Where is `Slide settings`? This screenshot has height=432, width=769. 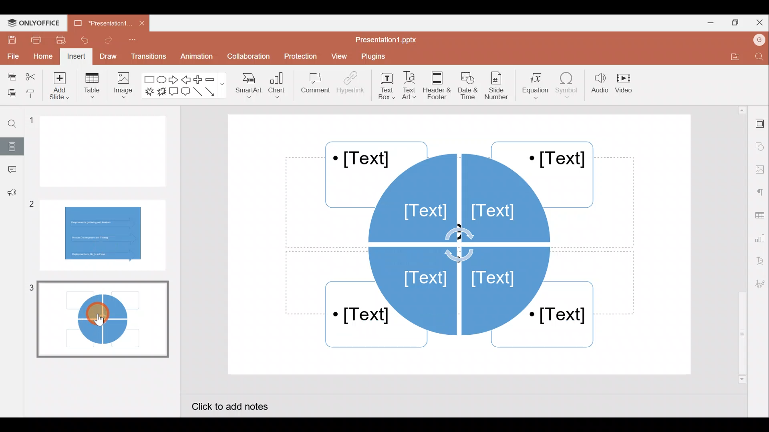 Slide settings is located at coordinates (759, 124).